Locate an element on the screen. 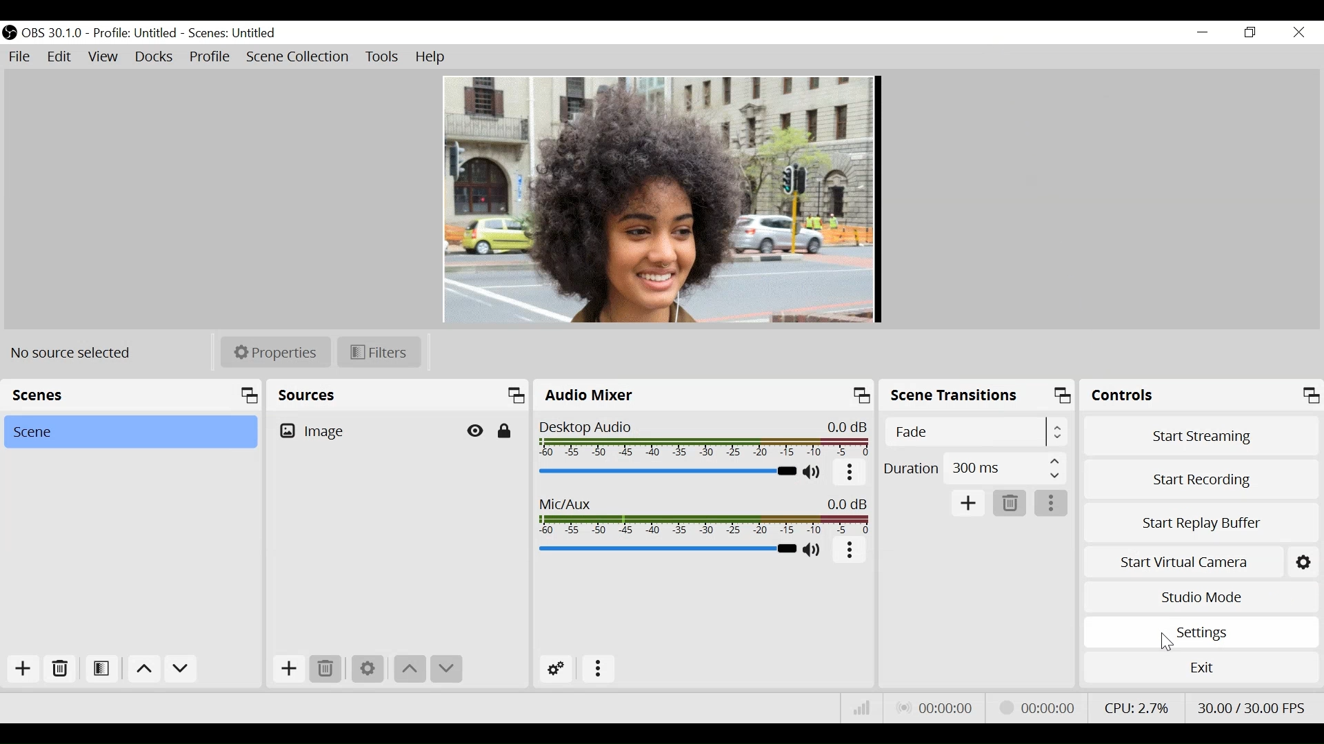  OBS Studio Desktop Icon is located at coordinates (9, 30).